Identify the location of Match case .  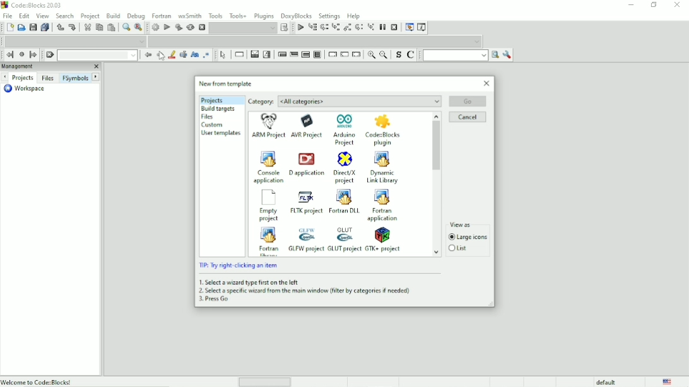
(195, 55).